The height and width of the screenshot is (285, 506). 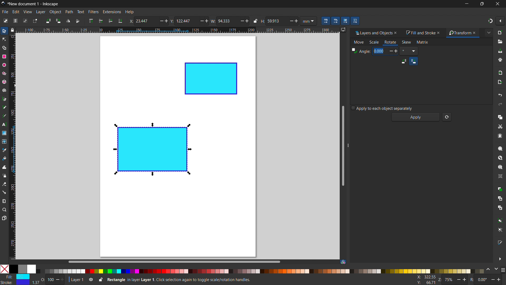 I want to click on save, so click(x=500, y=51).